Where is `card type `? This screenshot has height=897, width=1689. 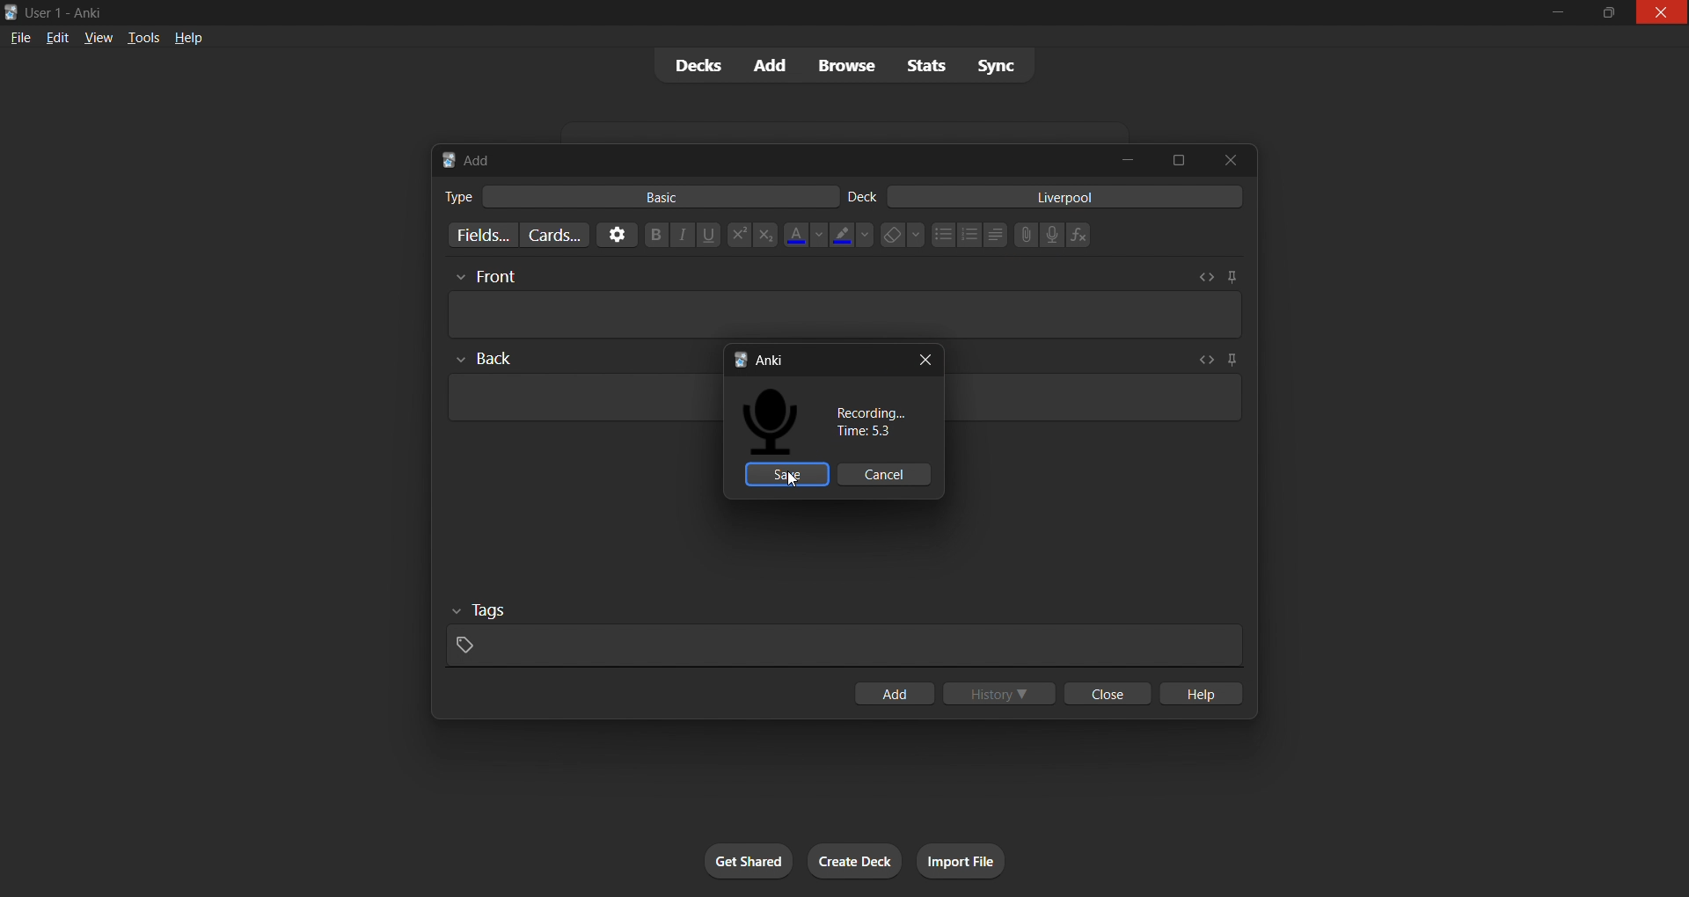
card type  is located at coordinates (454, 195).